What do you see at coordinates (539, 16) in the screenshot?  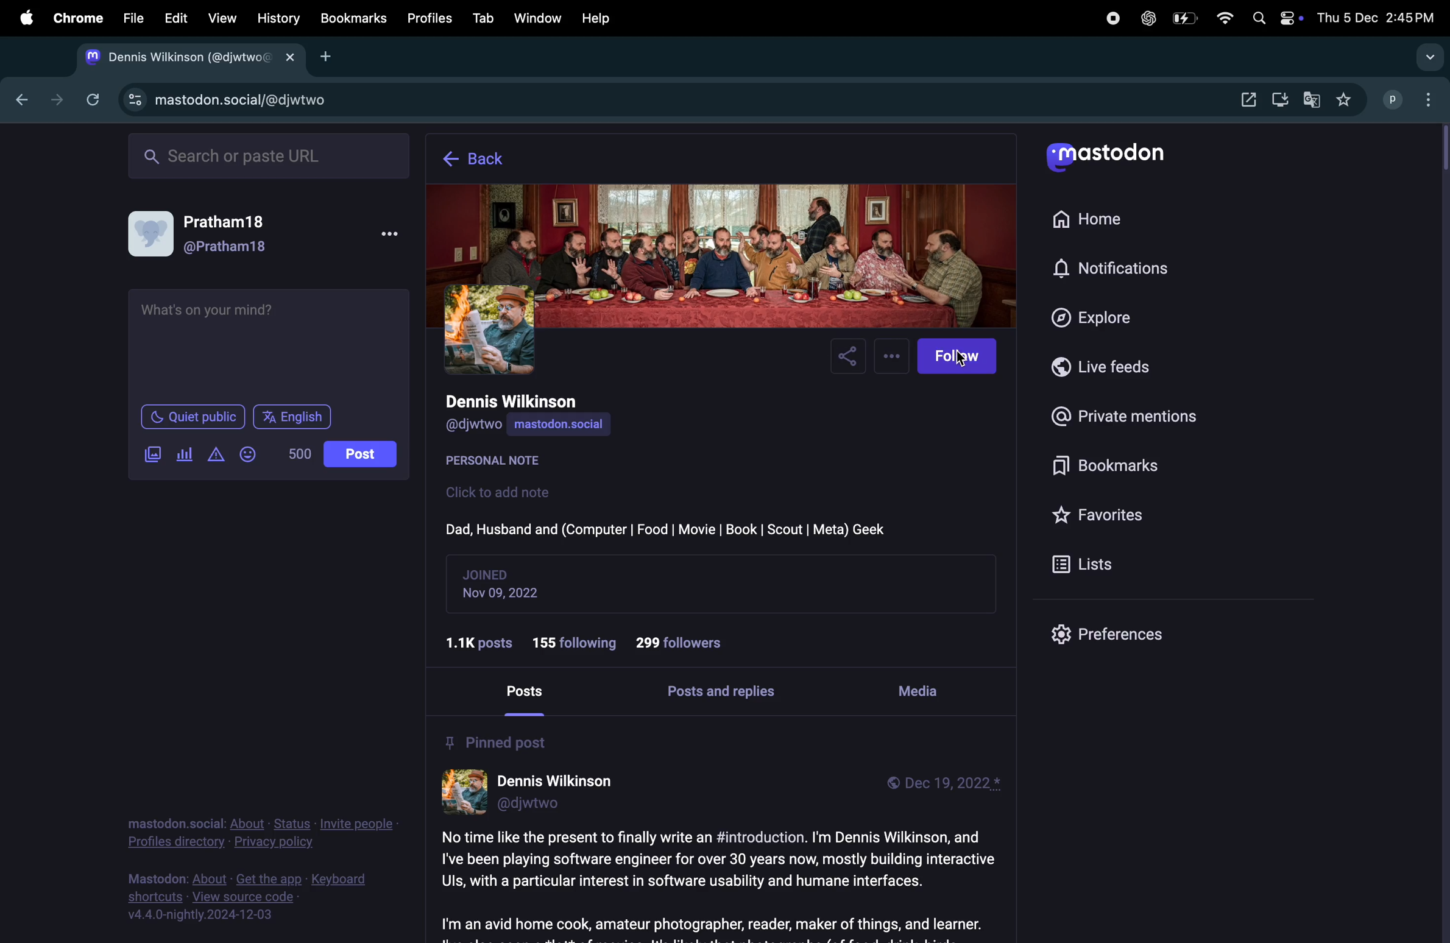 I see `window` at bounding box center [539, 16].